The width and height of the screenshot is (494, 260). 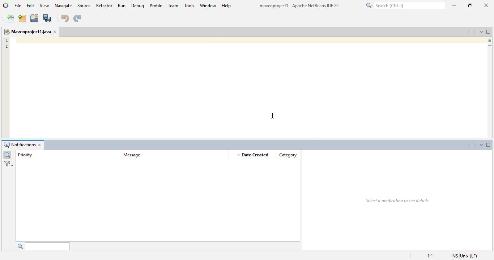 What do you see at coordinates (41, 145) in the screenshot?
I see `close window` at bounding box center [41, 145].